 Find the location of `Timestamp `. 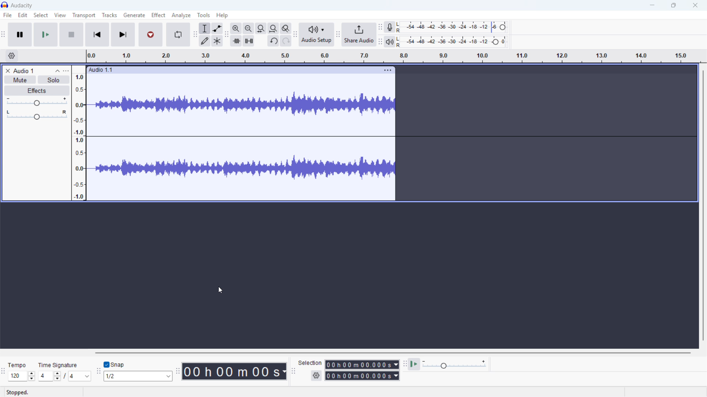

Timestamp  is located at coordinates (235, 372).